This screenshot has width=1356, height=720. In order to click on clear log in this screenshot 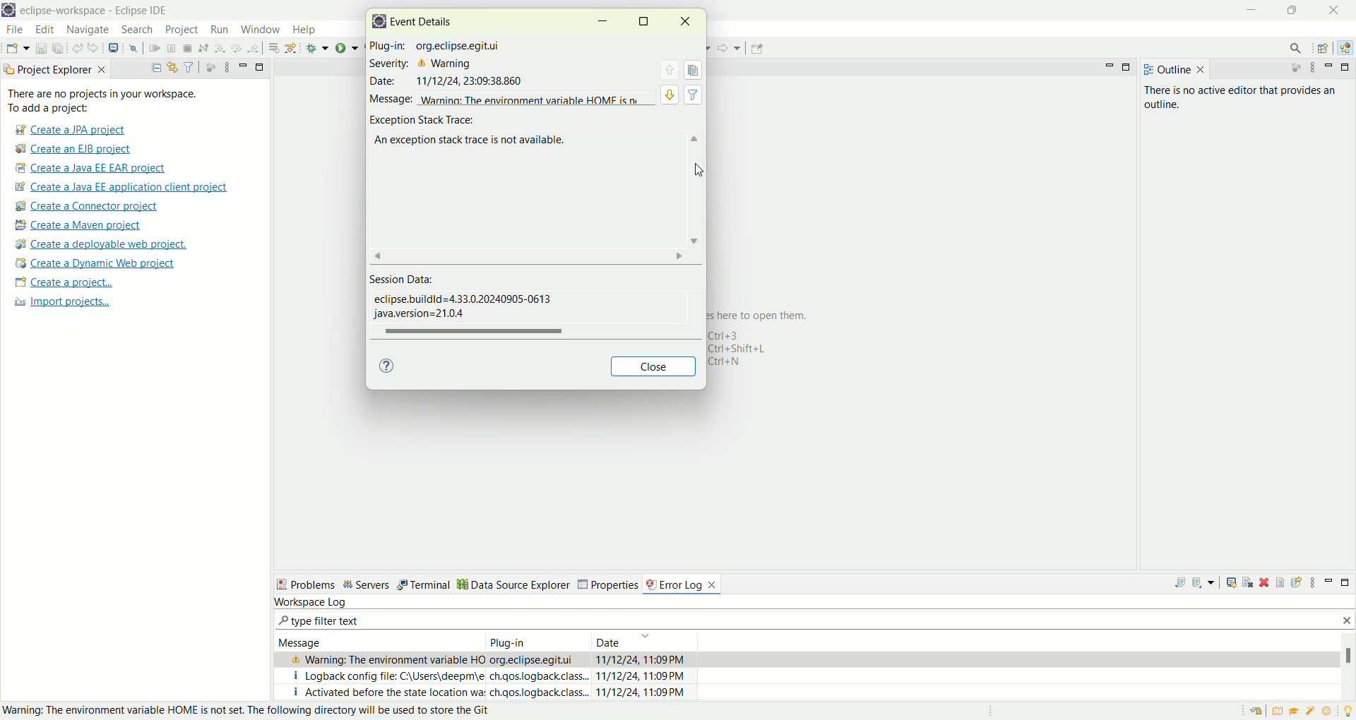, I will do `click(1249, 585)`.